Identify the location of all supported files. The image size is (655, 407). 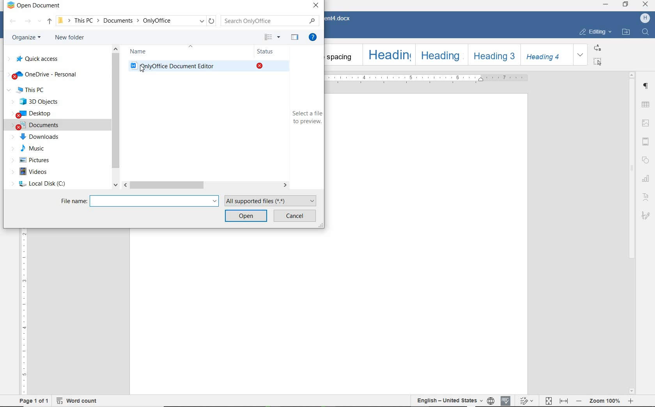
(273, 201).